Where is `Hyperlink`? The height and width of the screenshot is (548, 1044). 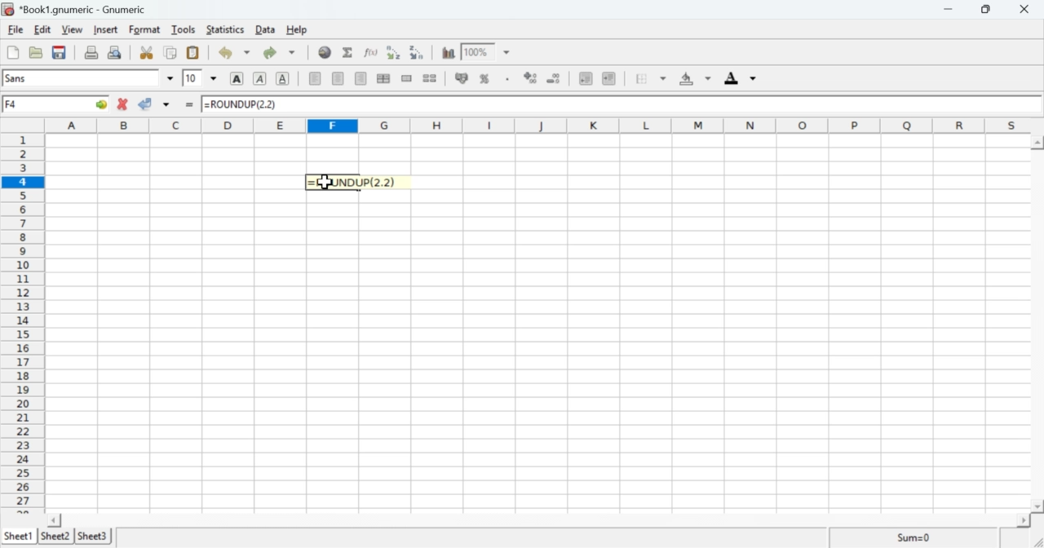 Hyperlink is located at coordinates (325, 55).